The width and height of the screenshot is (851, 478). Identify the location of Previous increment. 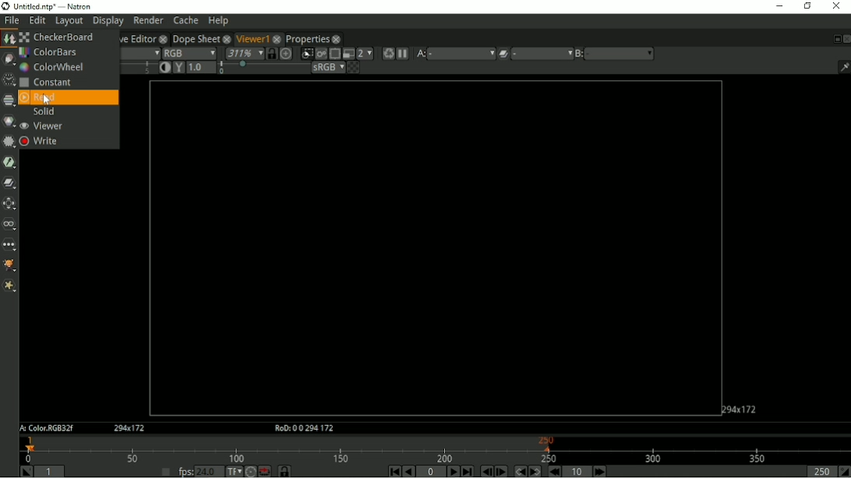
(556, 471).